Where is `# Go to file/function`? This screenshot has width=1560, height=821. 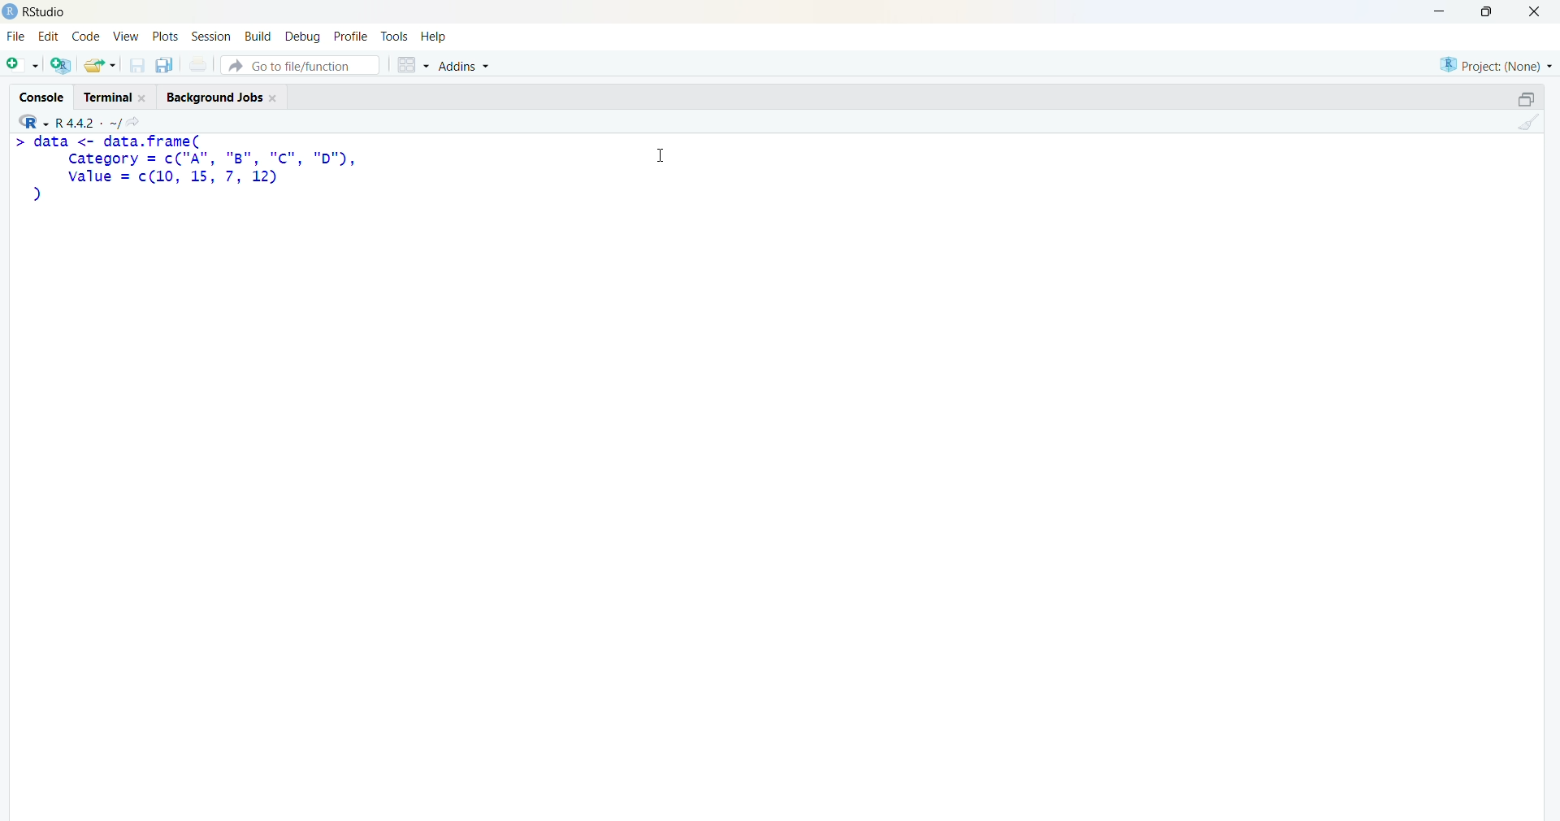
# Go to file/function is located at coordinates (300, 65).